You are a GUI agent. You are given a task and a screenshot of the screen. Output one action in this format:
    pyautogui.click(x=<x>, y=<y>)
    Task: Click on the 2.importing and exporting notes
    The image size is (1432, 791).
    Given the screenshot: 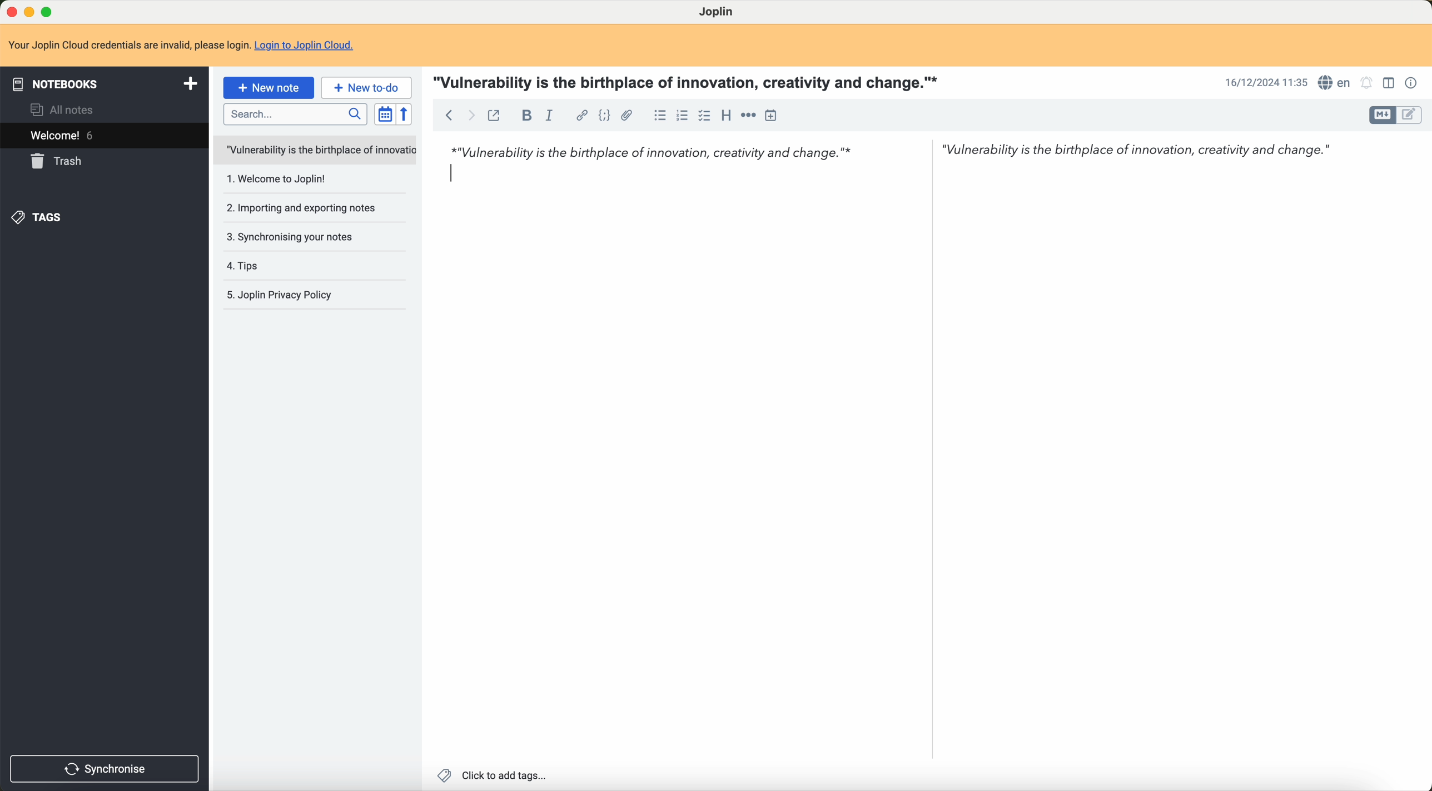 What is the action you would take?
    pyautogui.click(x=301, y=208)
    